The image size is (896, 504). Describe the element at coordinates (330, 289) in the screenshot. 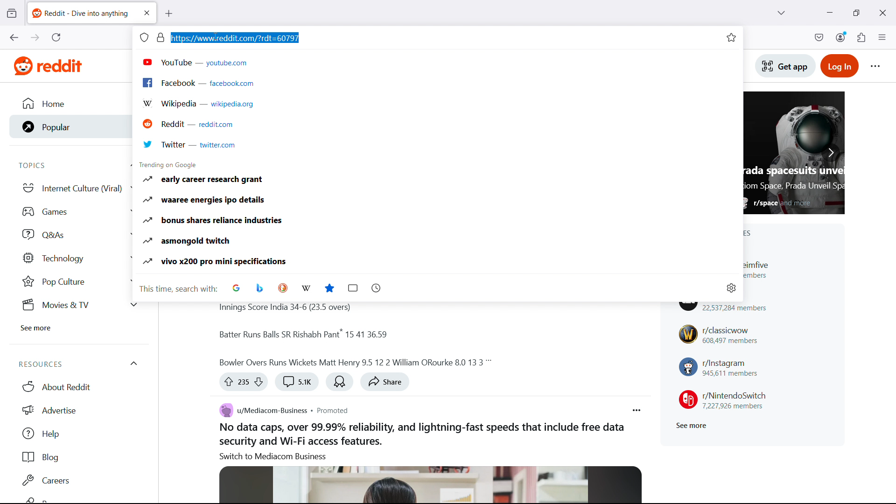

I see `bookmarks` at that location.